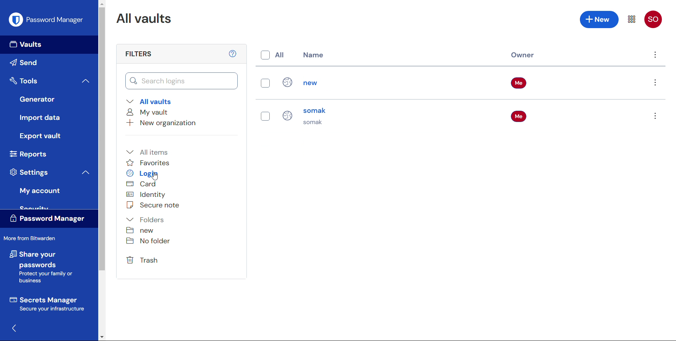  I want to click on Share your passwords   protect your family or business., so click(40, 267).